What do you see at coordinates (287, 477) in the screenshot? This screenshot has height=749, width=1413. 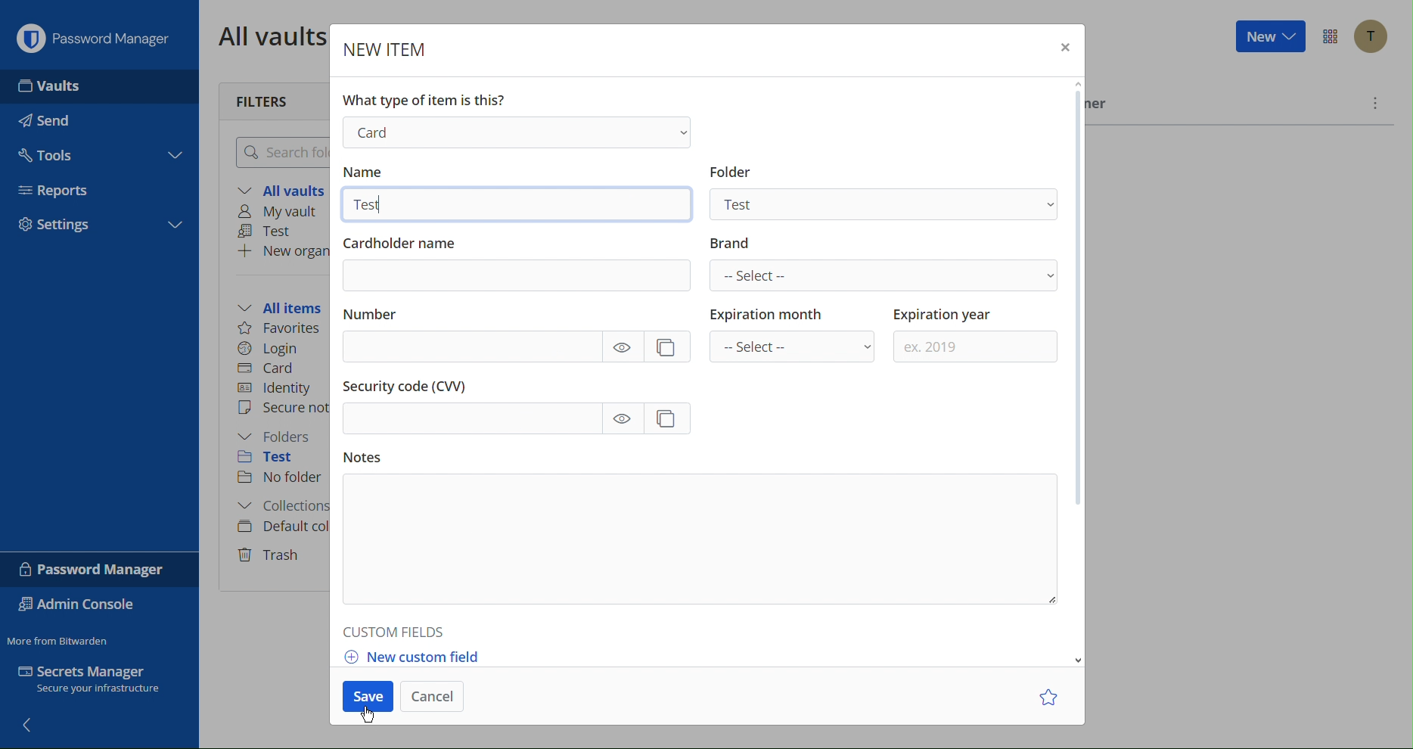 I see `No folder` at bounding box center [287, 477].